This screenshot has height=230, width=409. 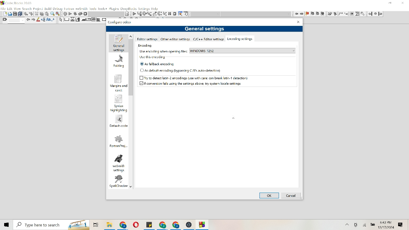 What do you see at coordinates (401, 225) in the screenshot?
I see `Message` at bounding box center [401, 225].